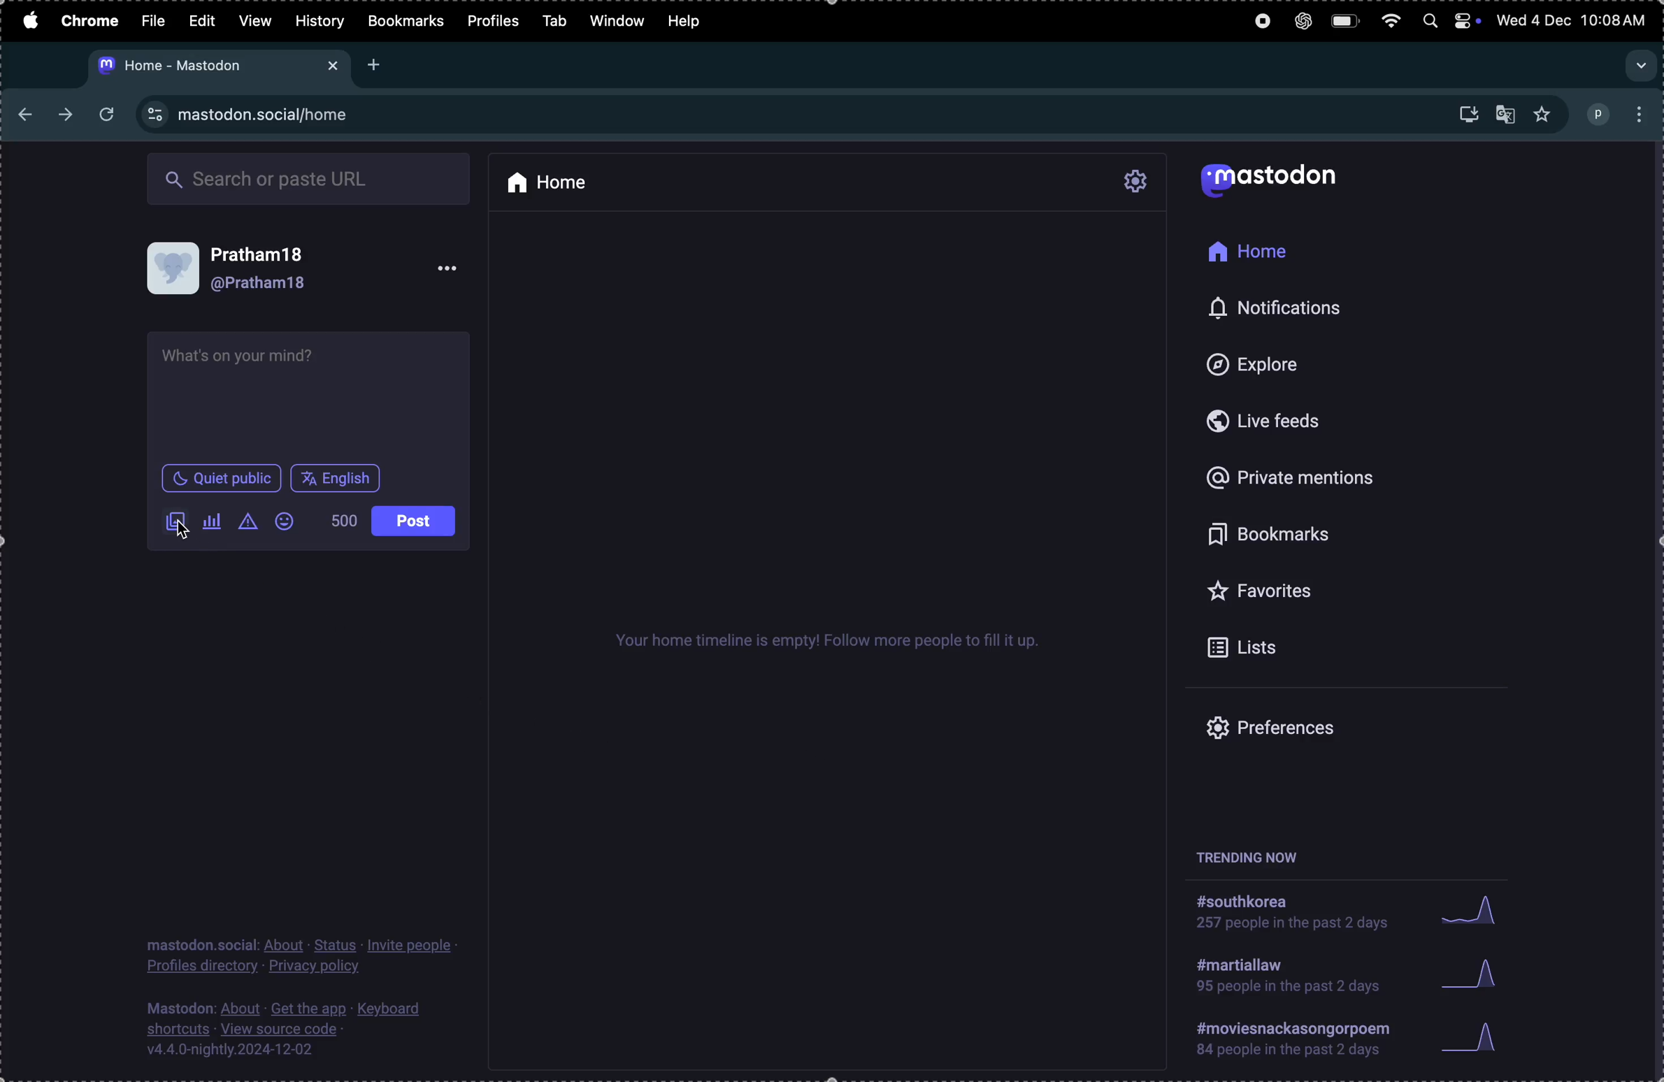 The height and width of the screenshot is (1082, 1664). I want to click on Chrome, so click(87, 21).